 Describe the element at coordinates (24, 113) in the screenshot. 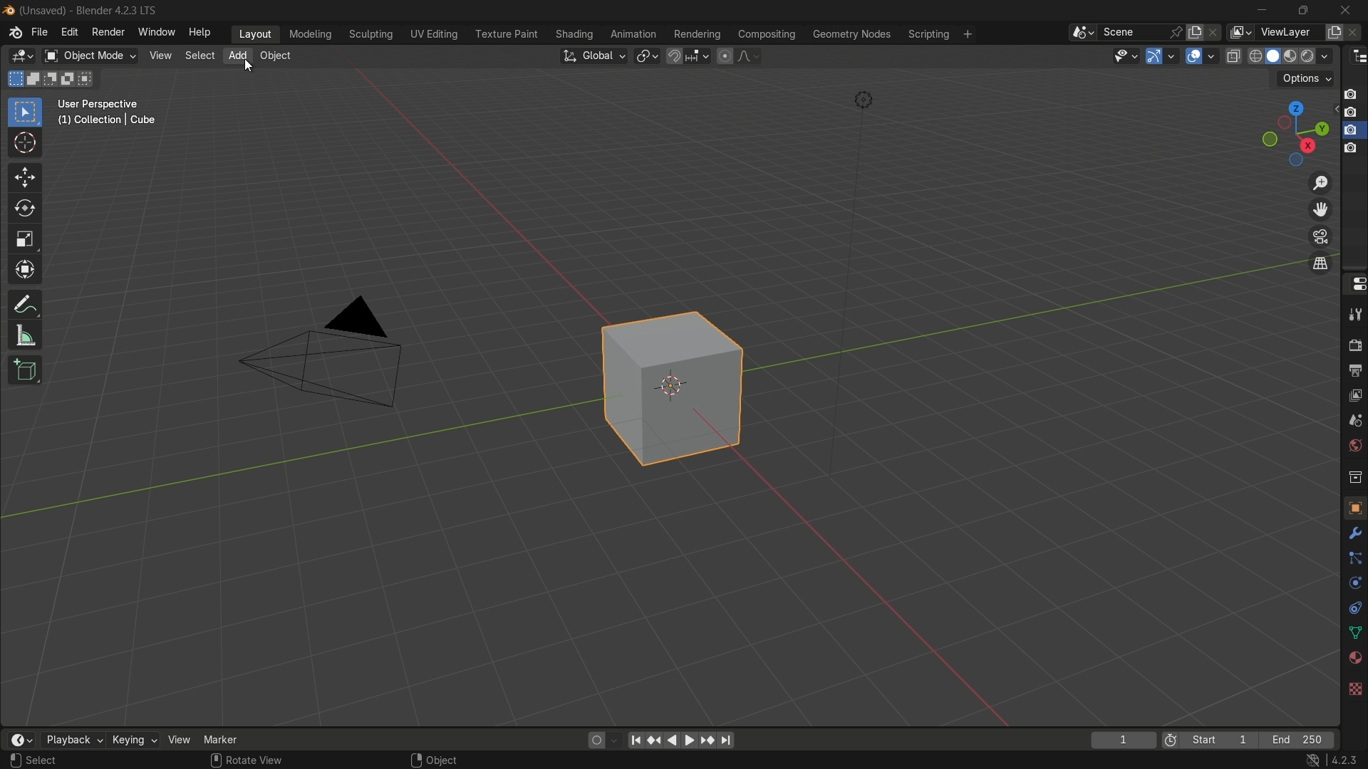

I see `select` at that location.